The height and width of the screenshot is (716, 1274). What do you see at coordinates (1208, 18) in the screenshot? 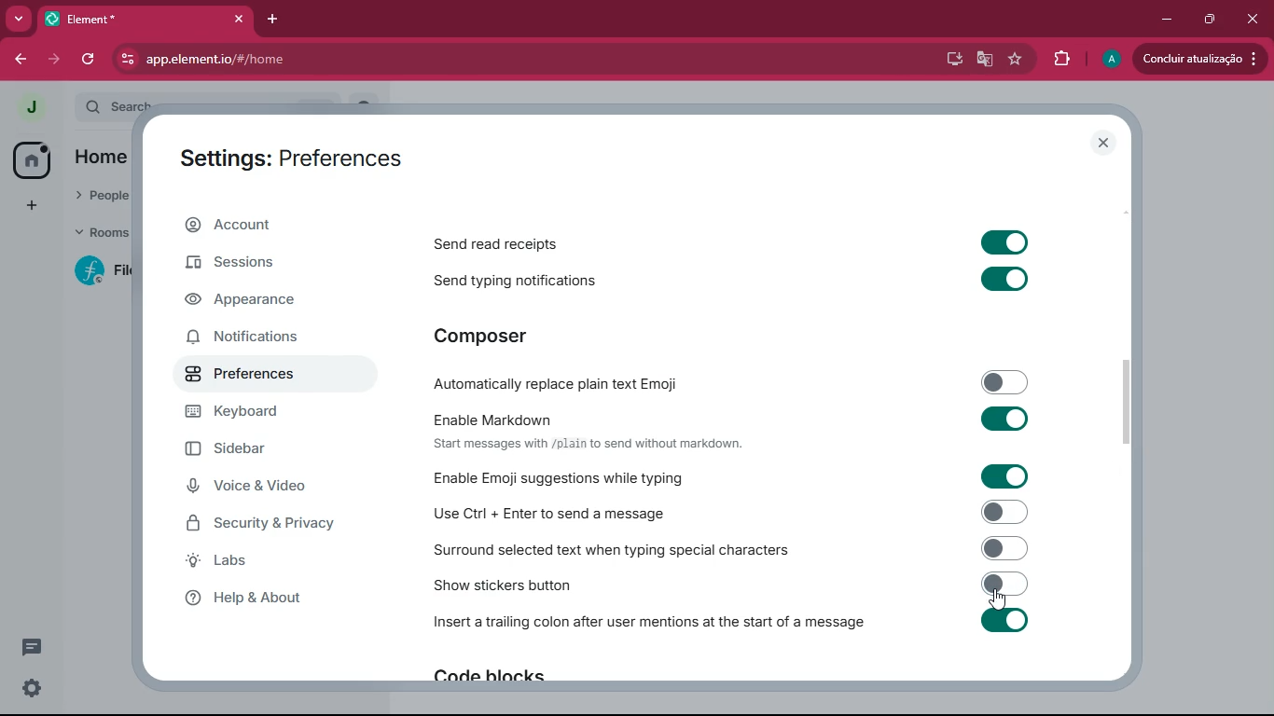
I see `maximize` at bounding box center [1208, 18].